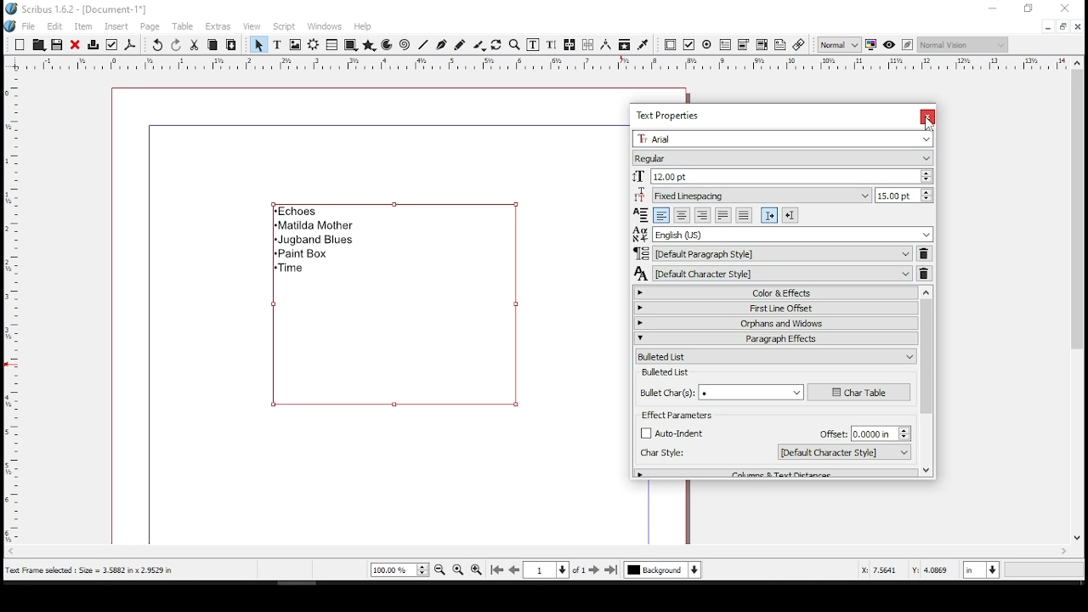 The image size is (1088, 612). I want to click on undo, so click(158, 45).